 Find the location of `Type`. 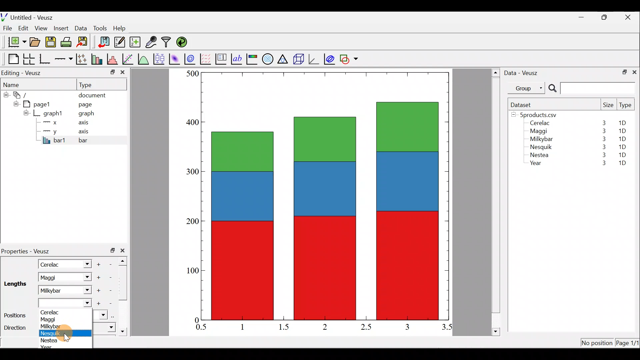

Type is located at coordinates (626, 107).